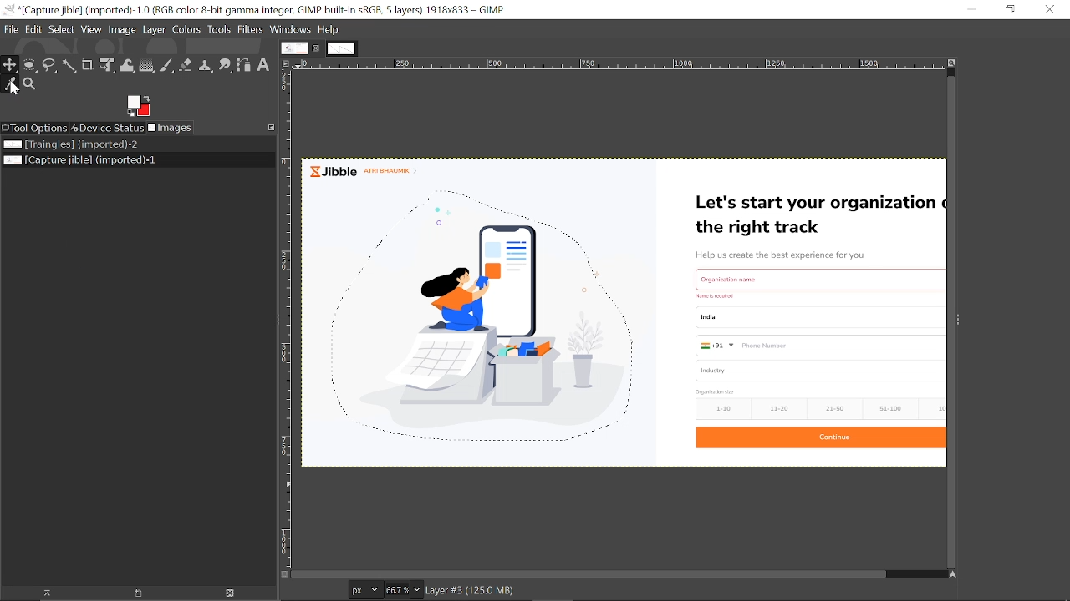 The width and height of the screenshot is (1070, 601). I want to click on Text tool, so click(263, 65).